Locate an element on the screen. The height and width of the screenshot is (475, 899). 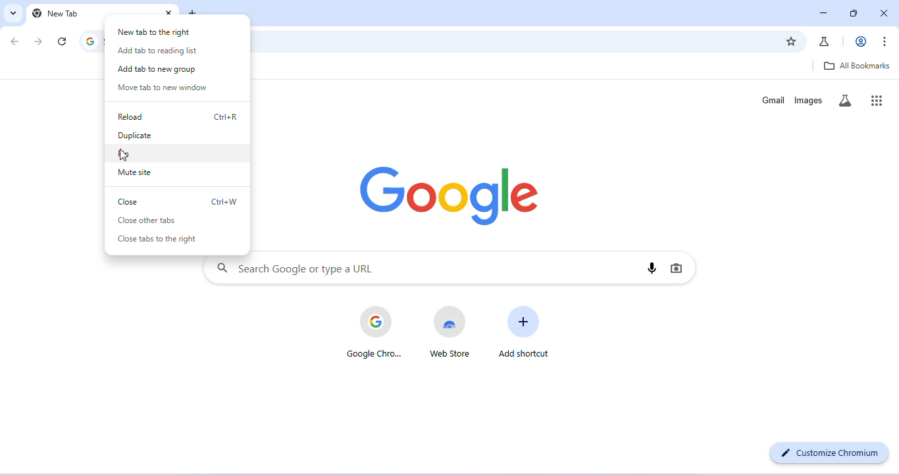
add tab to new group is located at coordinates (158, 70).